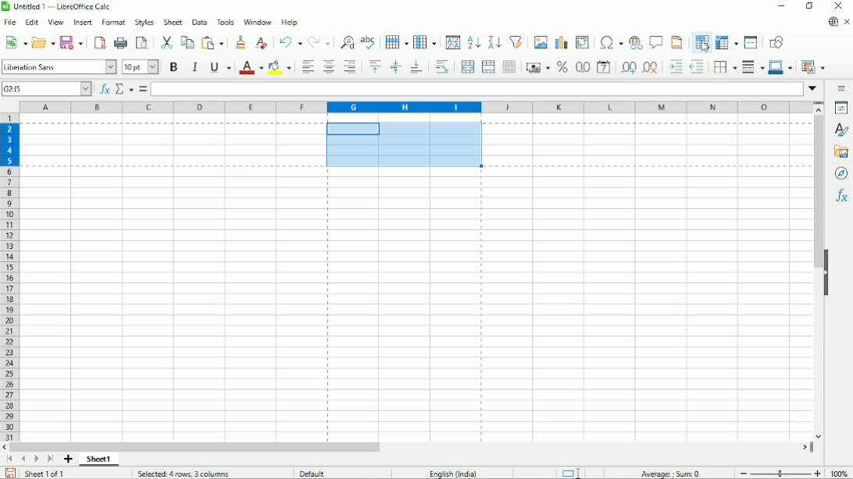 The width and height of the screenshot is (853, 479). What do you see at coordinates (290, 23) in the screenshot?
I see `Help` at bounding box center [290, 23].